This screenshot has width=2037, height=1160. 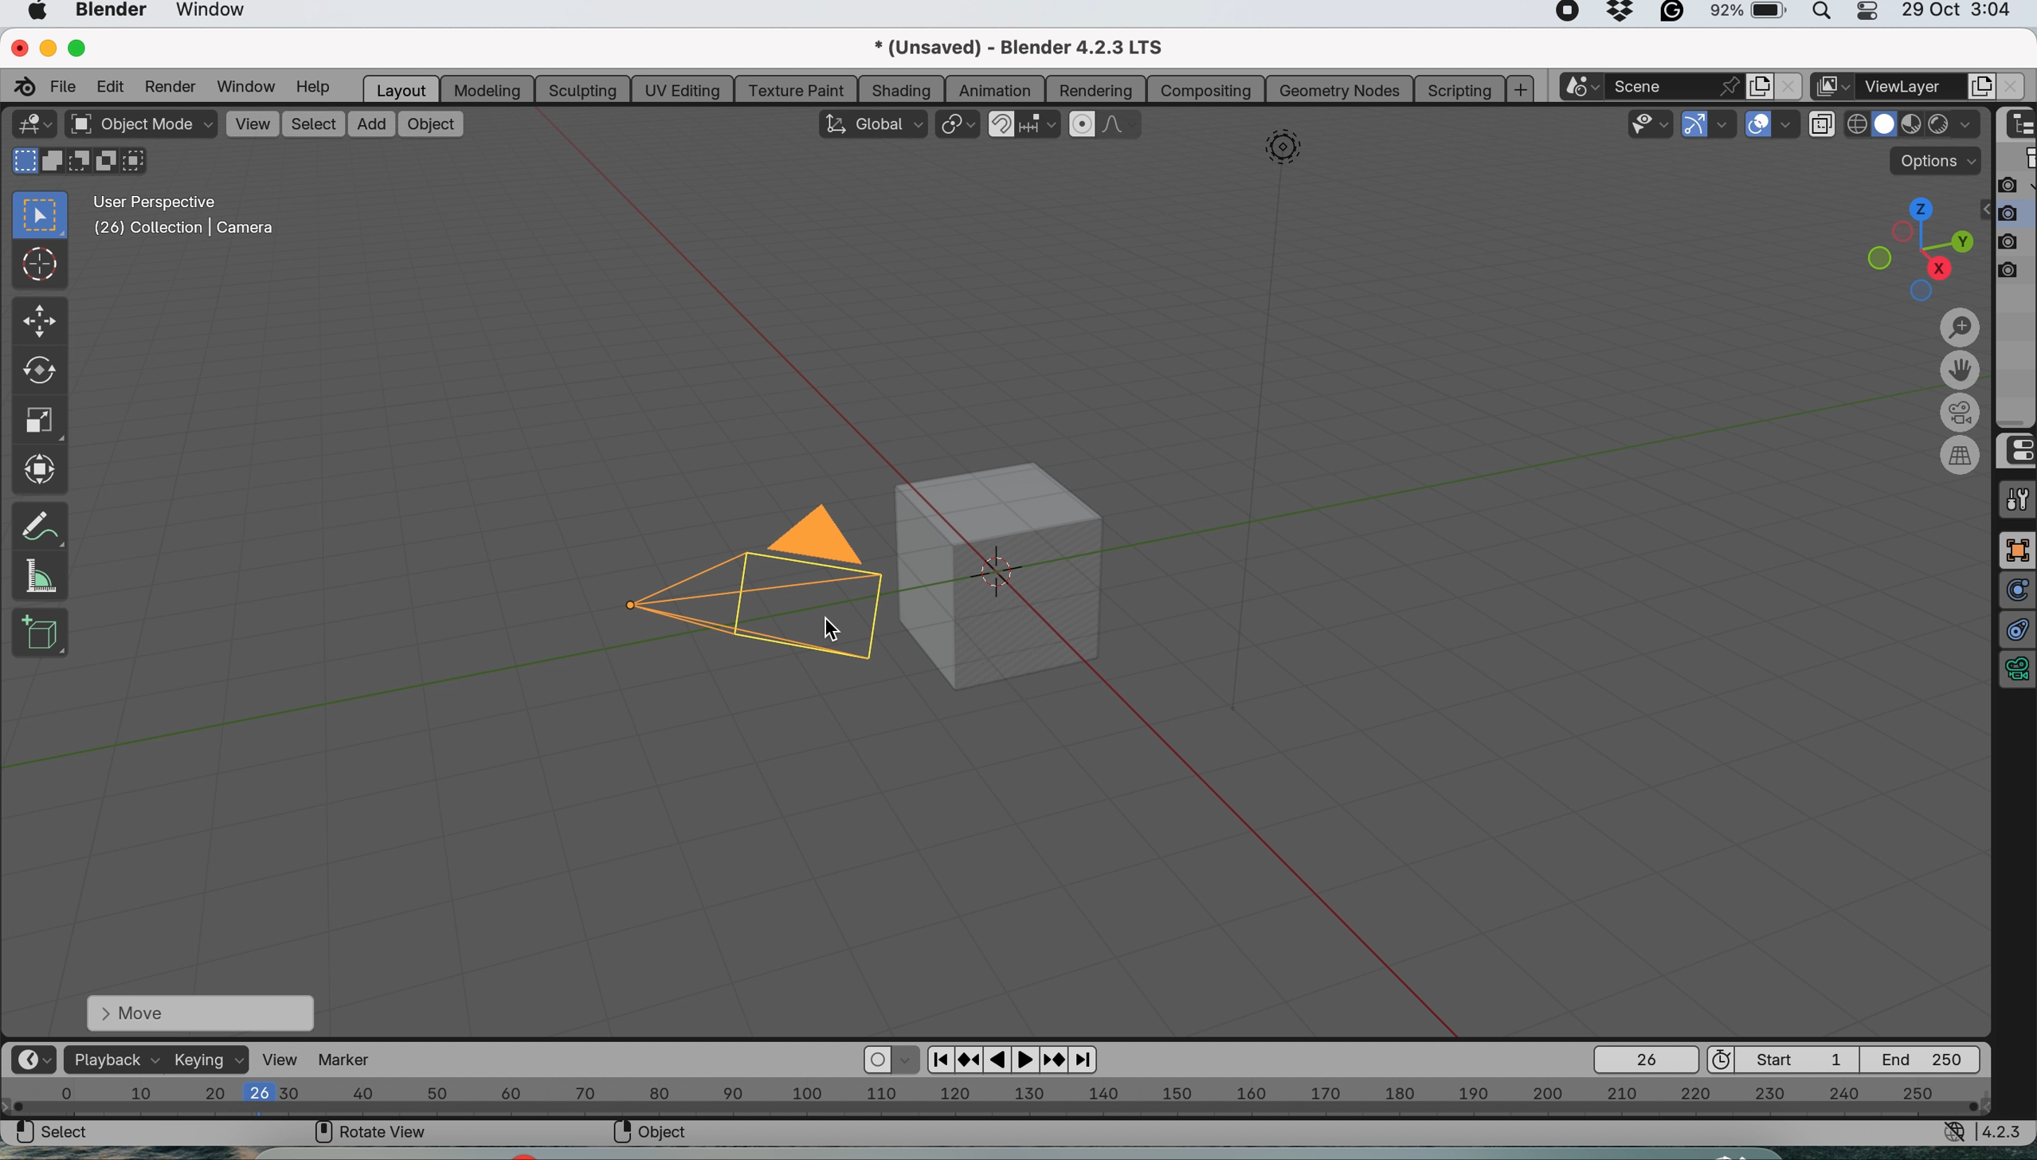 I want to click on proportional editing fallout, so click(x=1124, y=125).